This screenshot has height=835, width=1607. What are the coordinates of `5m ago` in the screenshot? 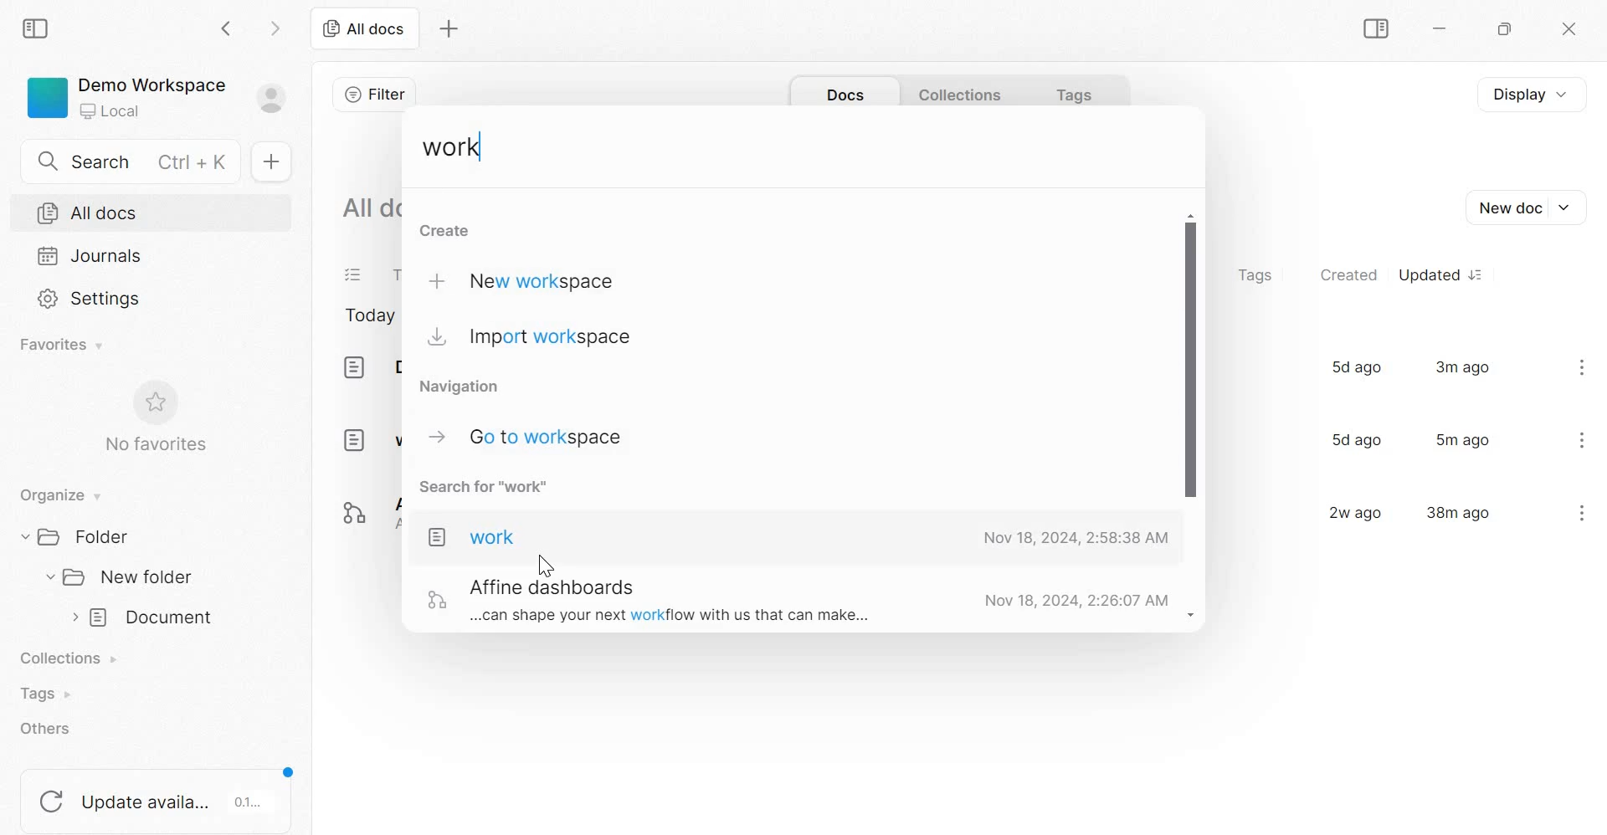 It's located at (1464, 439).